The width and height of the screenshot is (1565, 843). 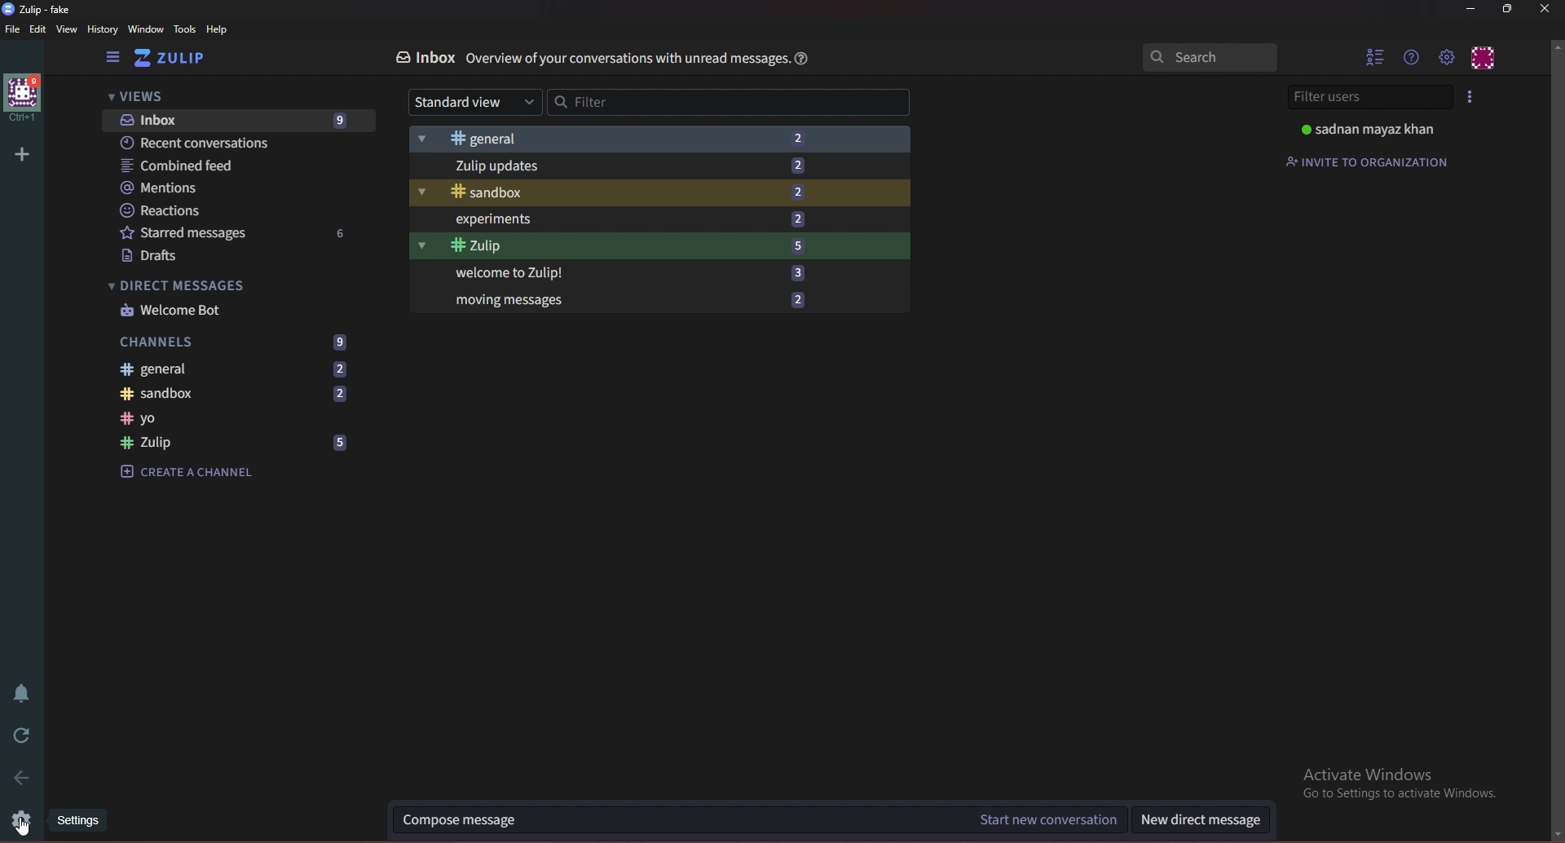 What do you see at coordinates (1544, 10) in the screenshot?
I see `close` at bounding box center [1544, 10].